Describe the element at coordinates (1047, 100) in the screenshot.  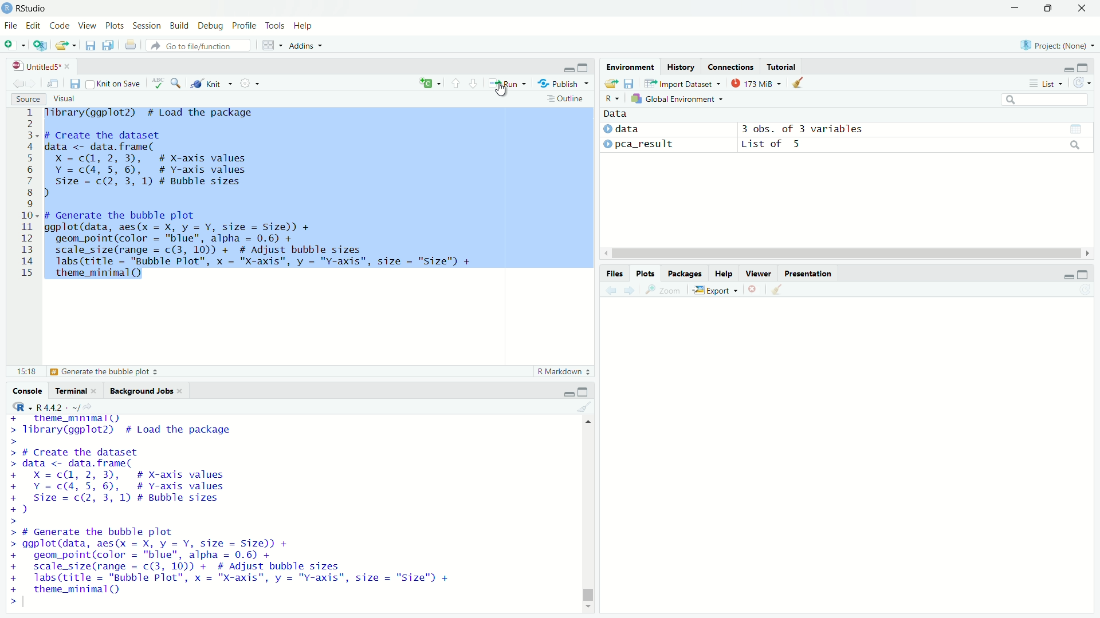
I see `search` at that location.